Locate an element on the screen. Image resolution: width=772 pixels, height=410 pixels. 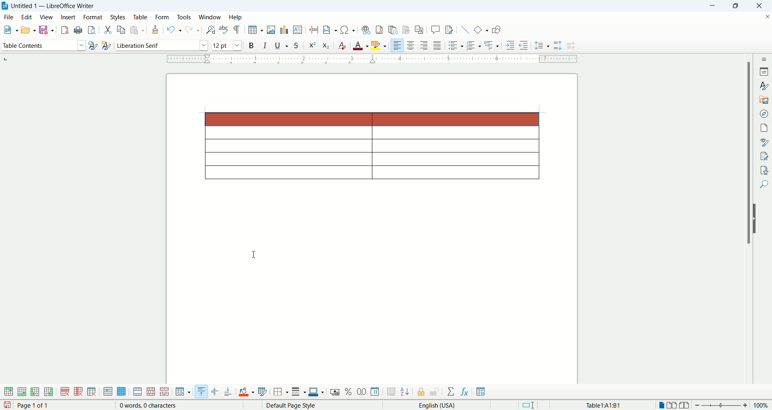
select cells is located at coordinates (108, 392).